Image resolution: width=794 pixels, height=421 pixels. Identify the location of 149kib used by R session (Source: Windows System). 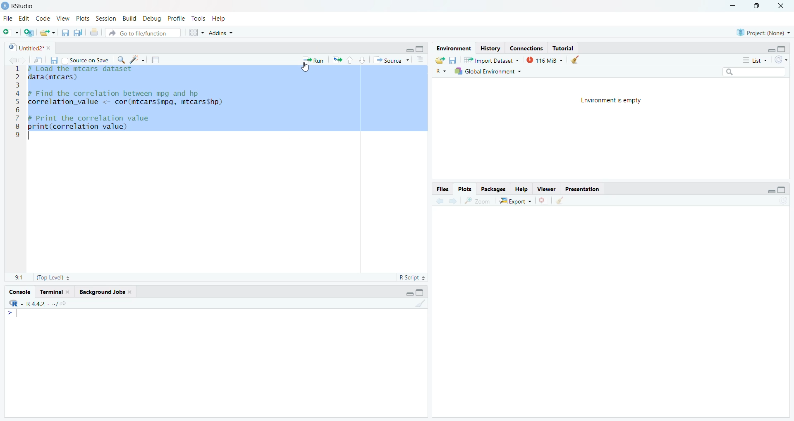
(548, 59).